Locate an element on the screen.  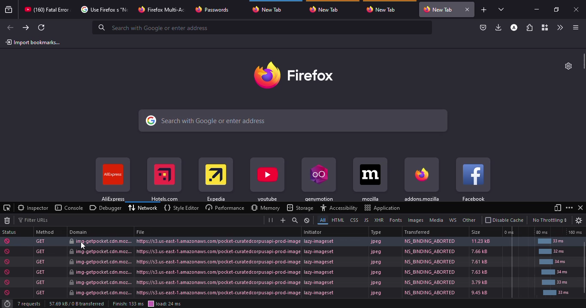
storage is located at coordinates (300, 208).